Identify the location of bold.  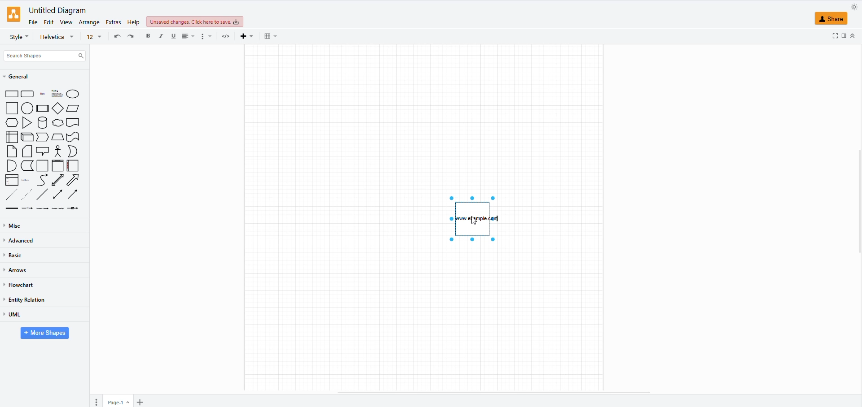
(150, 36).